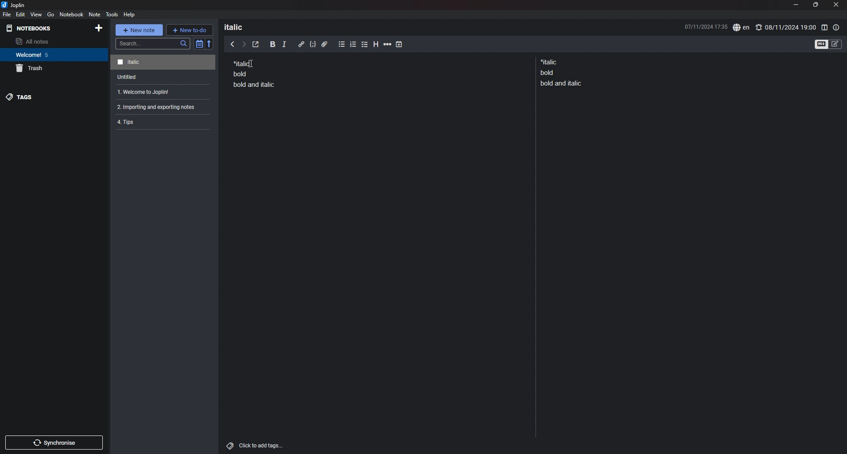 The image size is (847, 454). I want to click on file, so click(7, 14).